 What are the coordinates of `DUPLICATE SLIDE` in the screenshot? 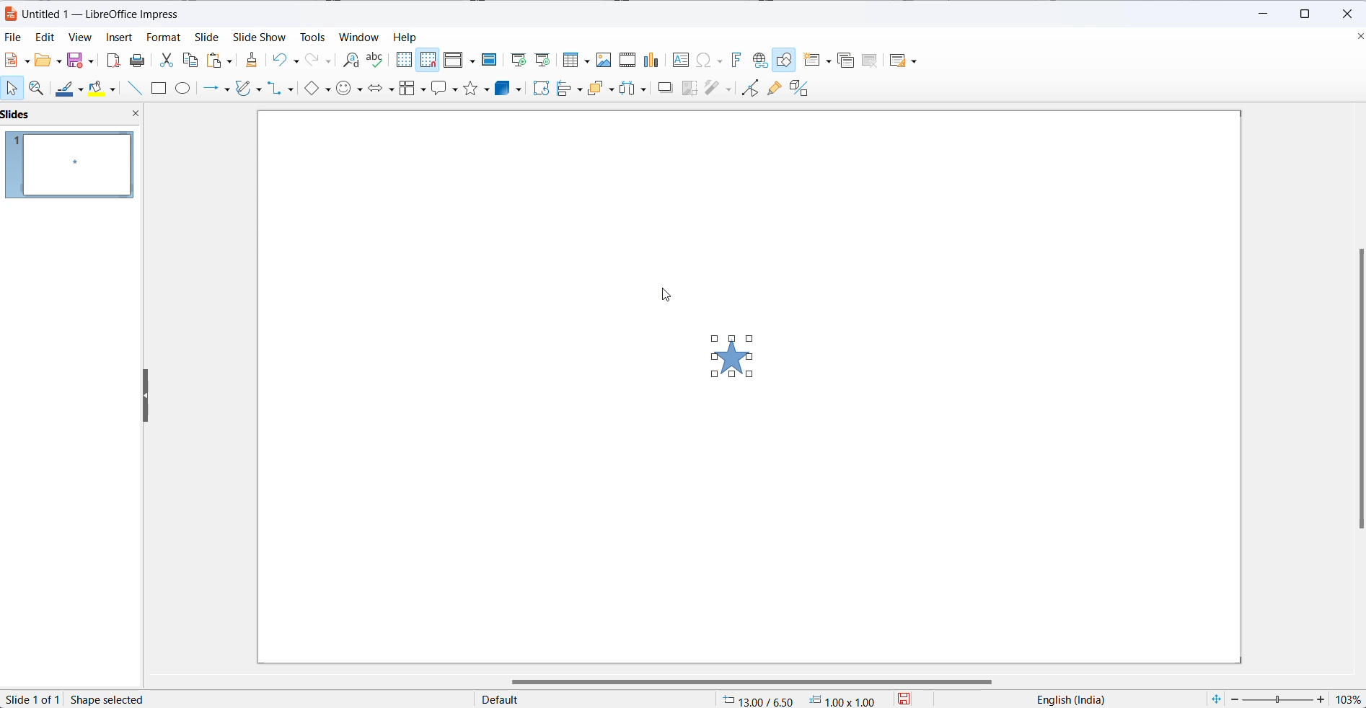 It's located at (846, 62).